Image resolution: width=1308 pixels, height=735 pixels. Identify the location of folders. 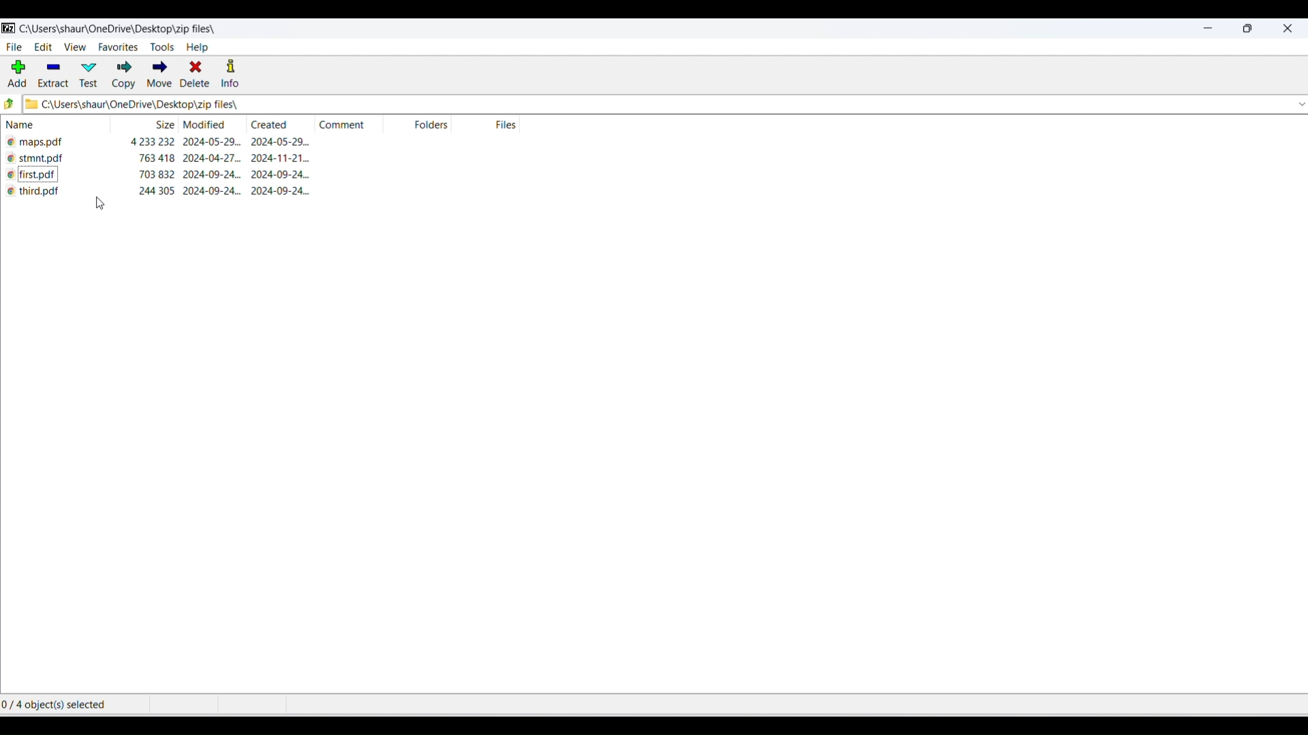
(435, 127).